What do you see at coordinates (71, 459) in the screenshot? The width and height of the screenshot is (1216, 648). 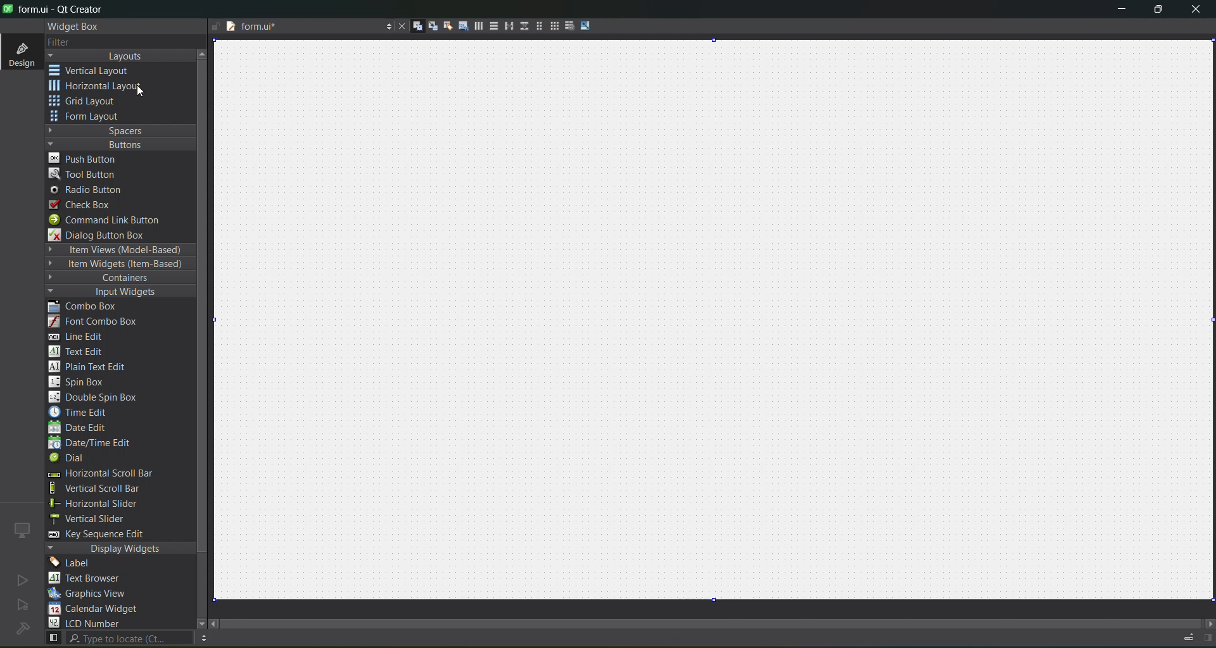 I see `dial` at bounding box center [71, 459].